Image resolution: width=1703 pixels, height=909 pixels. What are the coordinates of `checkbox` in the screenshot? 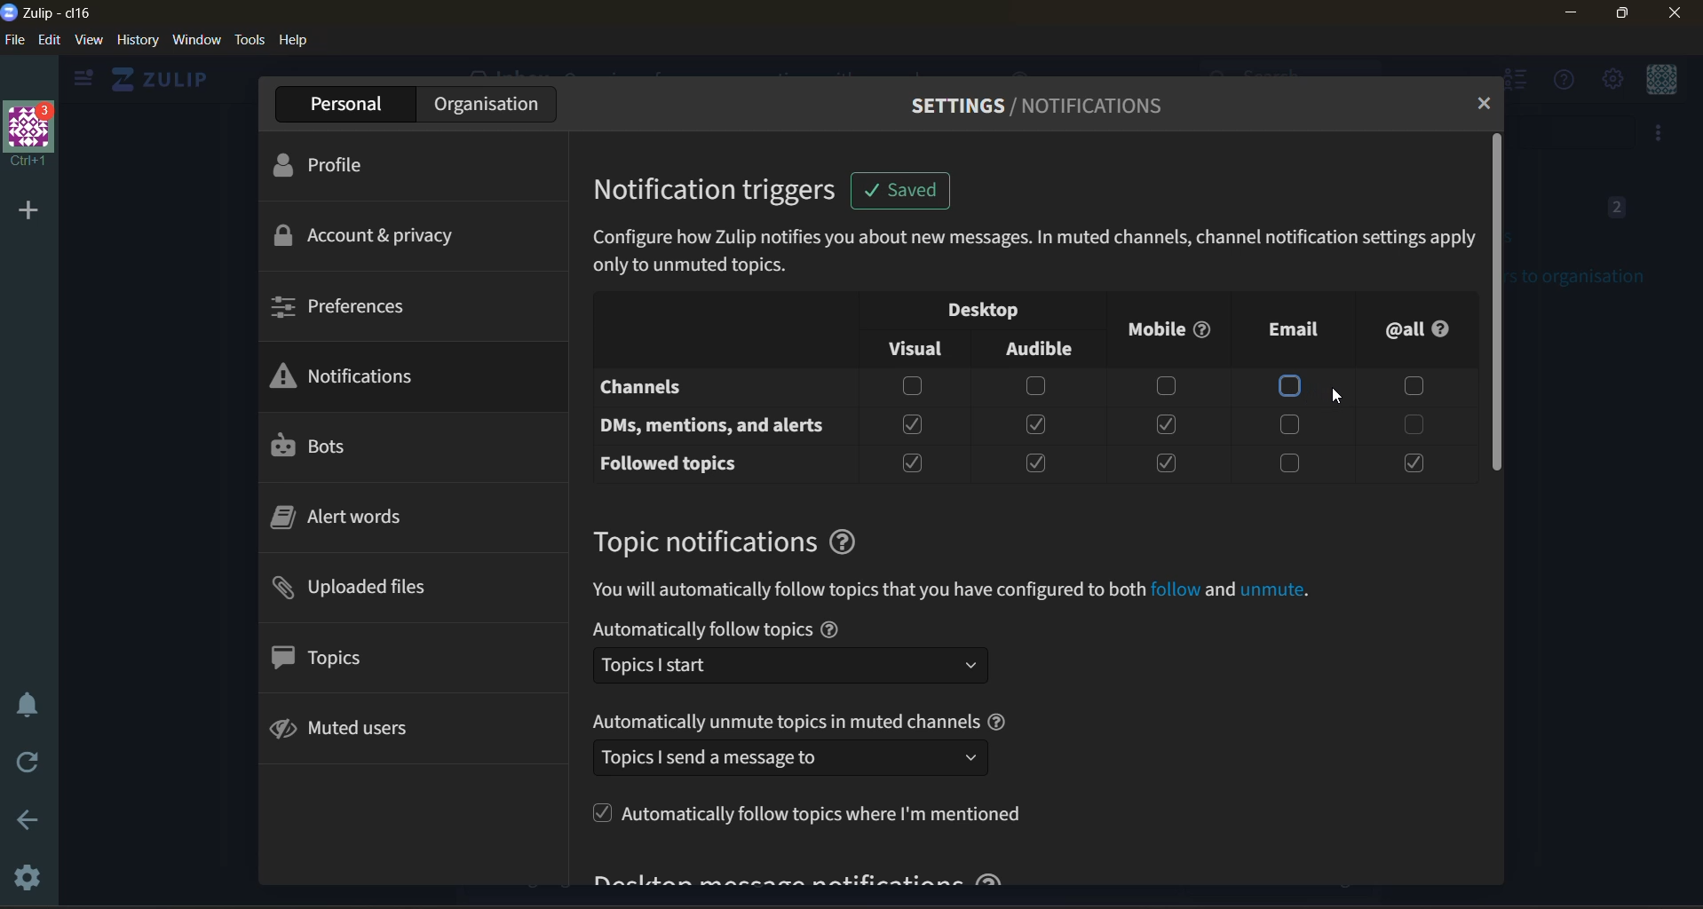 It's located at (1294, 385).